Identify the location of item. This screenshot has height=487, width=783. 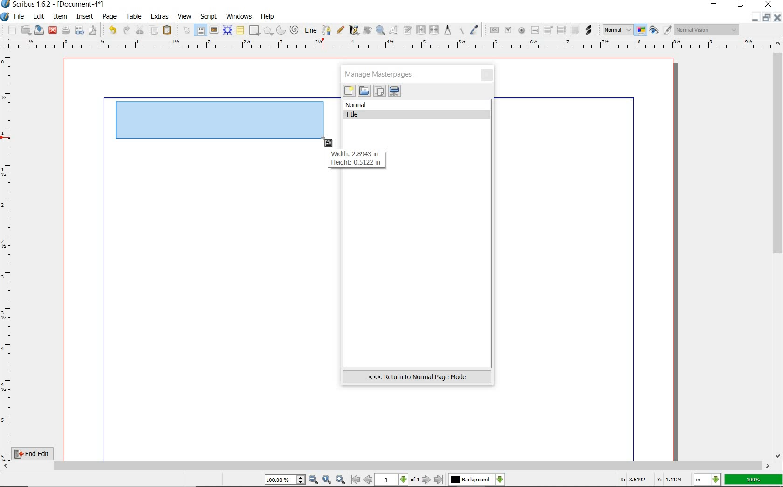
(61, 17).